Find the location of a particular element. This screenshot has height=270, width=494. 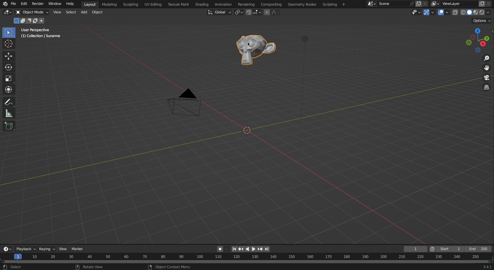

Camera view is located at coordinates (486, 78).